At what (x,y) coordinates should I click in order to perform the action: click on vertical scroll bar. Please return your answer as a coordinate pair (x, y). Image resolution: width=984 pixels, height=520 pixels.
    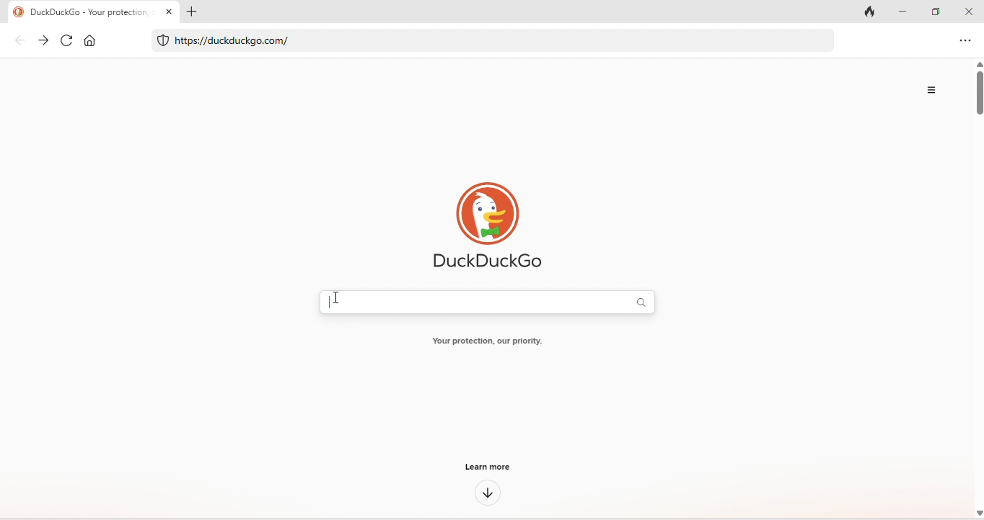
    Looking at the image, I should click on (978, 289).